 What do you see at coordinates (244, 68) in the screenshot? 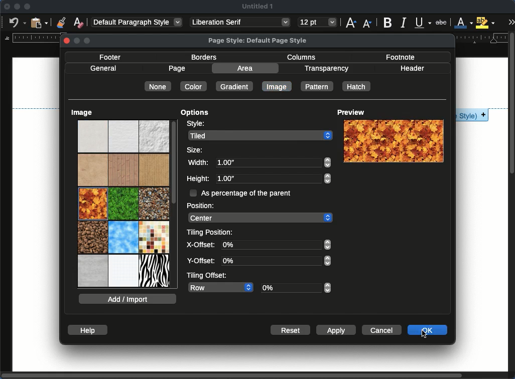
I see `area` at bounding box center [244, 68].